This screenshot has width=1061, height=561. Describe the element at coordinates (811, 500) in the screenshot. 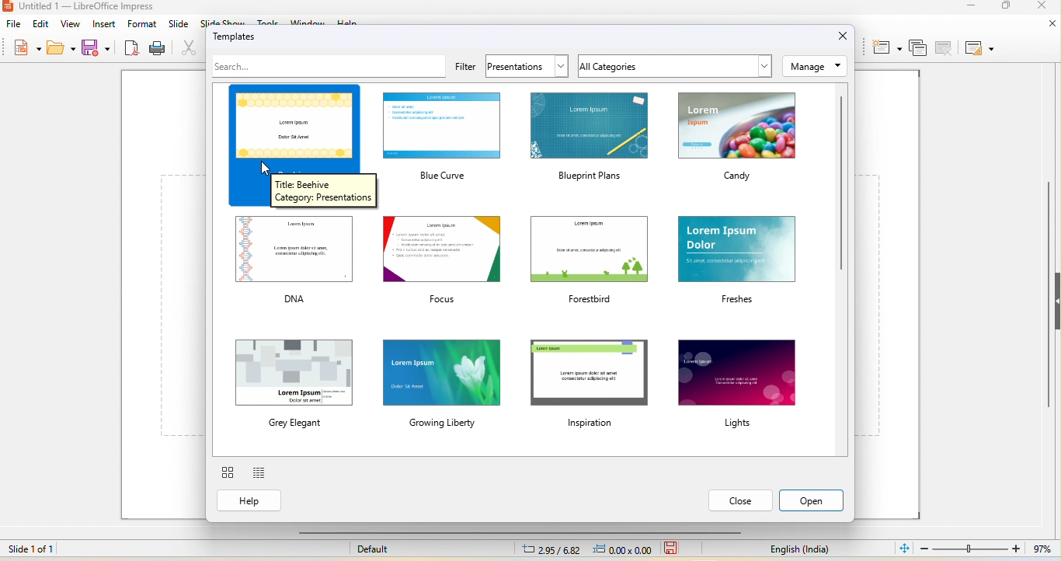

I see `open` at that location.